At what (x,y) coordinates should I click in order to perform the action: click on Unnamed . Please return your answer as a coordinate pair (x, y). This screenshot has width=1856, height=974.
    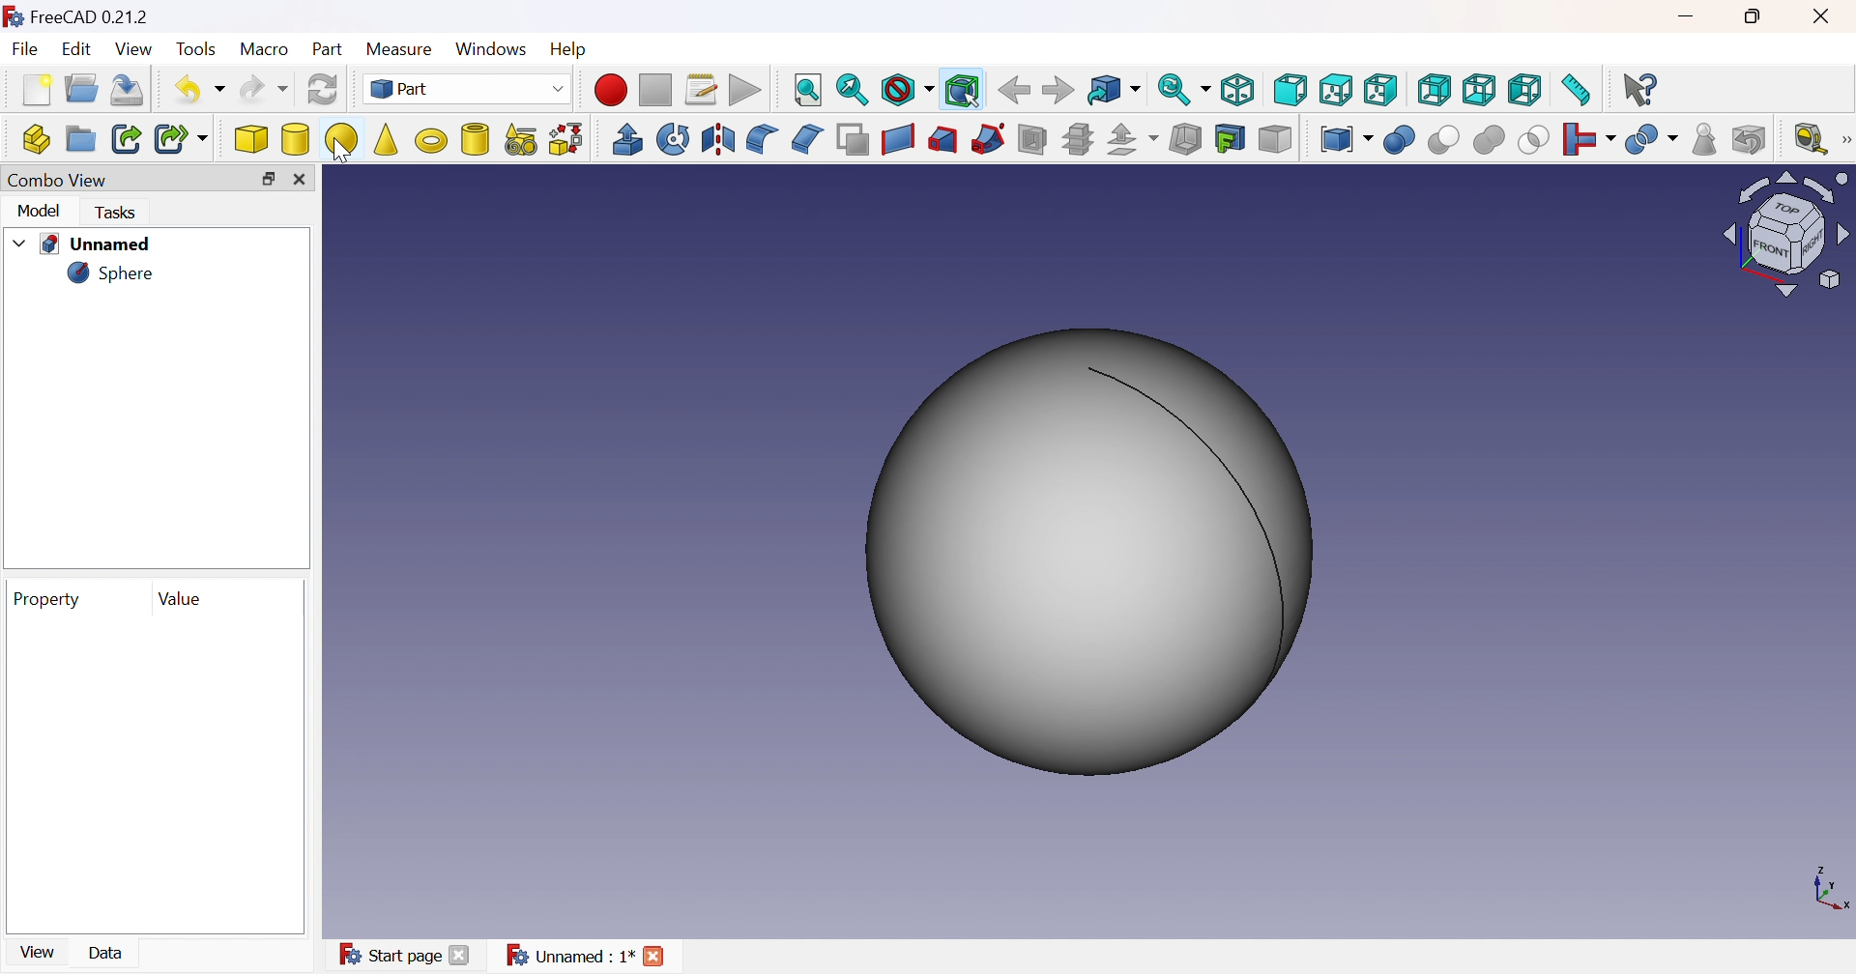
    Looking at the image, I should click on (593, 956).